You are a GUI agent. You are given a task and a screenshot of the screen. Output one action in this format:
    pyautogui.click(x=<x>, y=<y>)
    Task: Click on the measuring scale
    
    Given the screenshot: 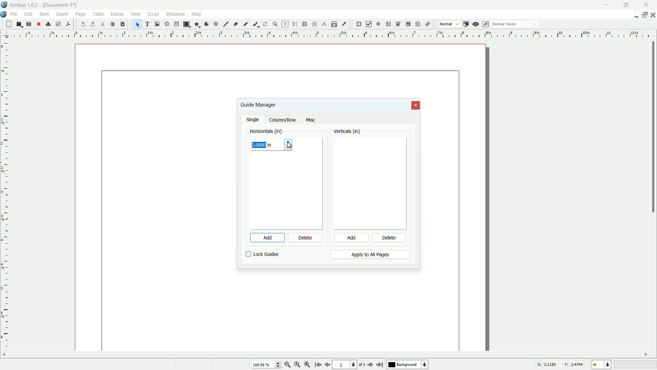 What is the action you would take?
    pyautogui.click(x=5, y=201)
    